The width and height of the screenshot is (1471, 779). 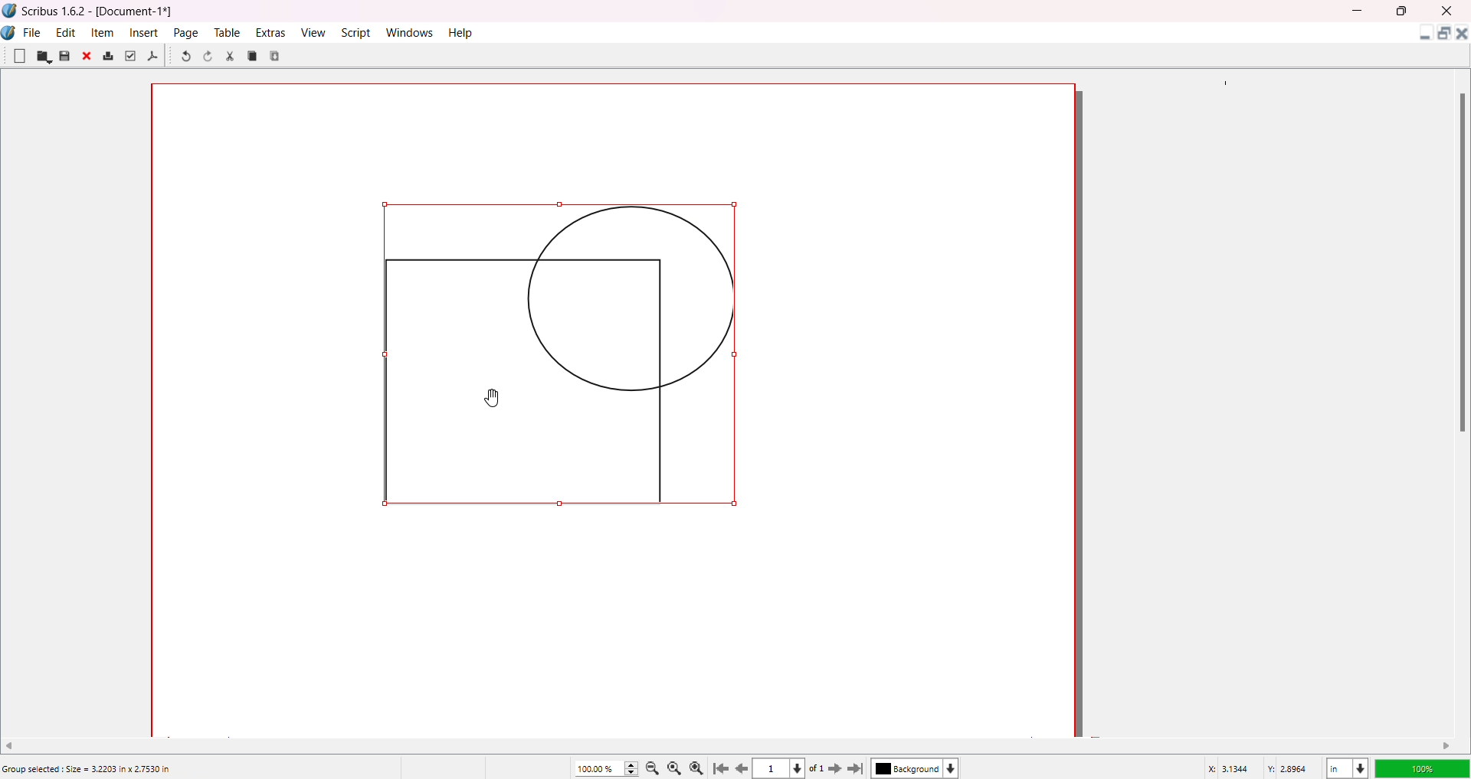 I want to click on Unit, so click(x=1346, y=766).